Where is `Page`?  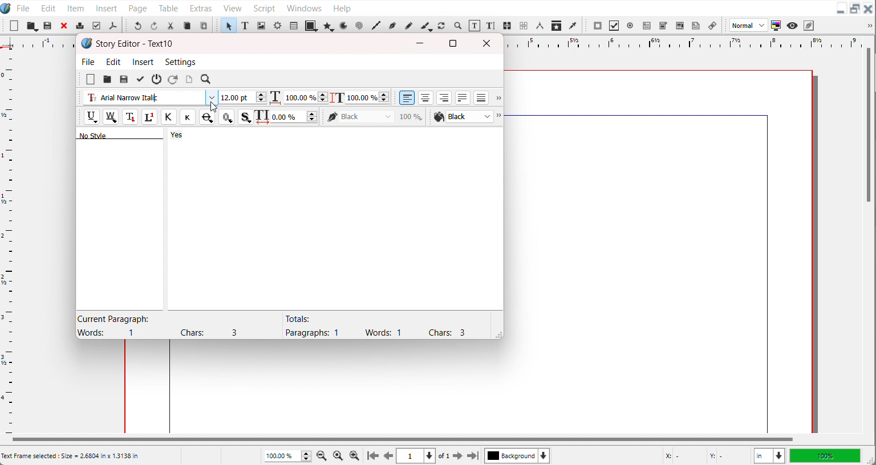
Page is located at coordinates (137, 7).